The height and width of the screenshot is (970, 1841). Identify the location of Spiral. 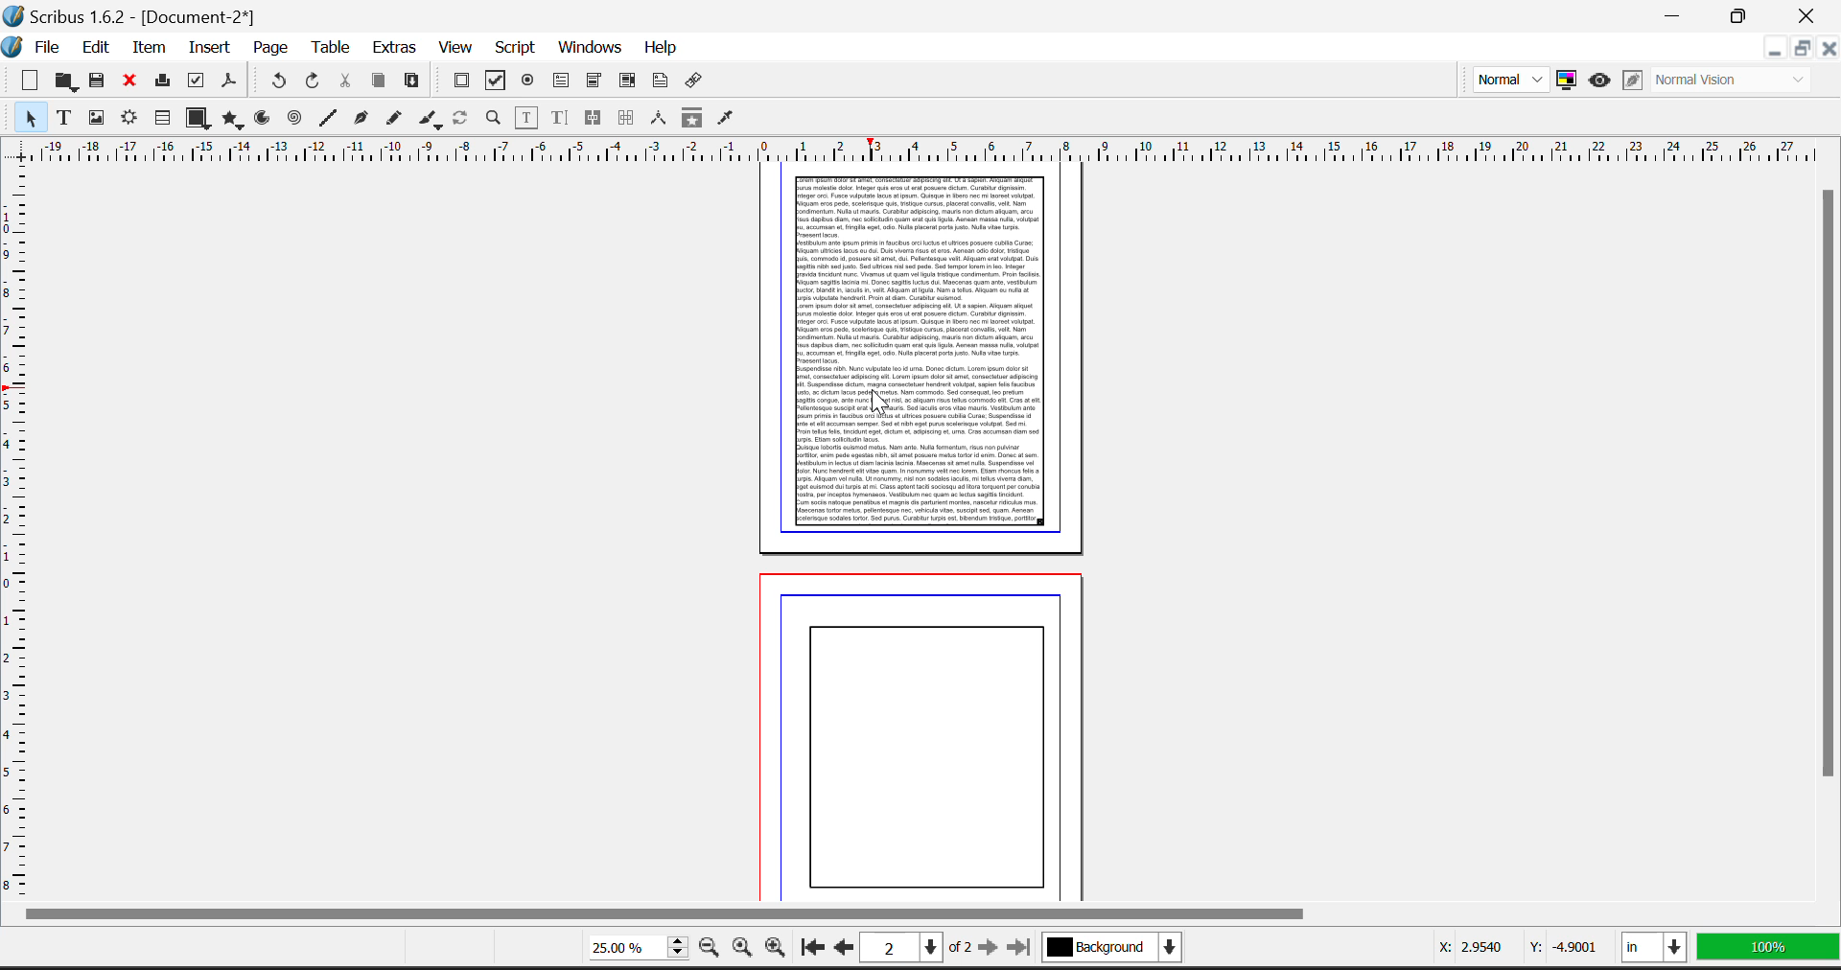
(295, 120).